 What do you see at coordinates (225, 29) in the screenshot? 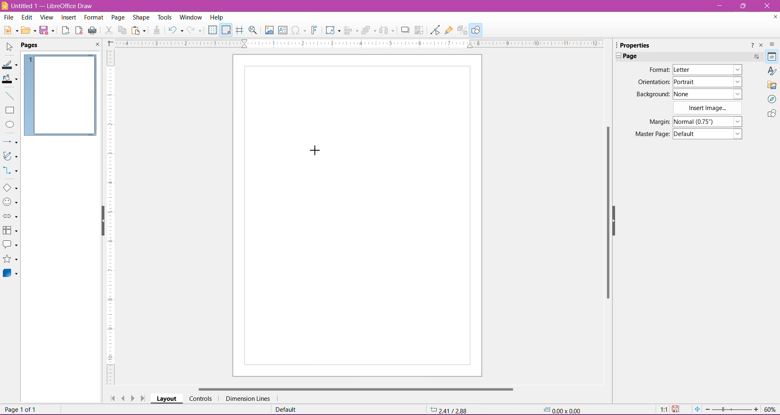
I see `Snap to Grid` at bounding box center [225, 29].